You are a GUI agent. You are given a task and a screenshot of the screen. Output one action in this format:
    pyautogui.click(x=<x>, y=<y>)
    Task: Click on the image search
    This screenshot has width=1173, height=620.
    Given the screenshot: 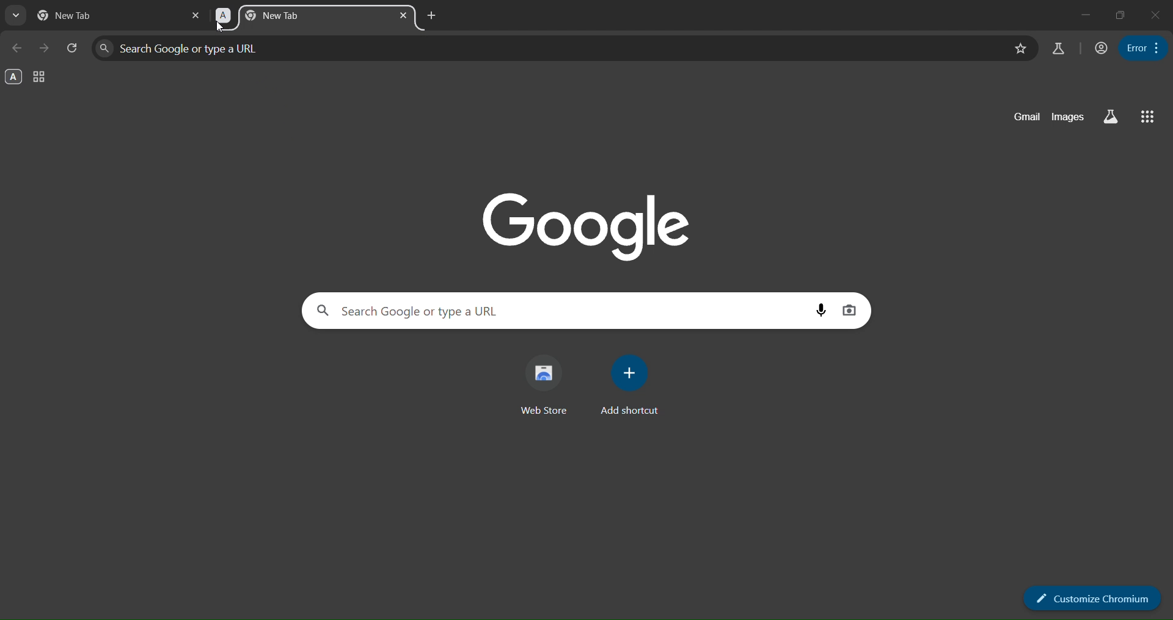 What is the action you would take?
    pyautogui.click(x=850, y=310)
    